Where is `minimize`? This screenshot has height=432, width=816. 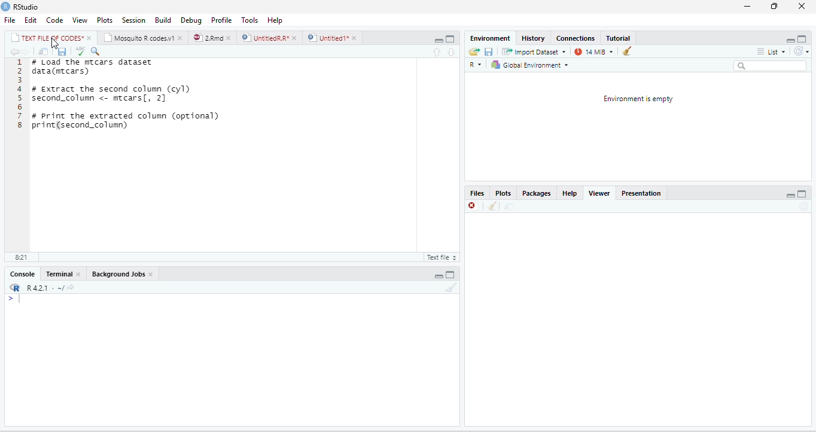
minimize is located at coordinates (748, 8).